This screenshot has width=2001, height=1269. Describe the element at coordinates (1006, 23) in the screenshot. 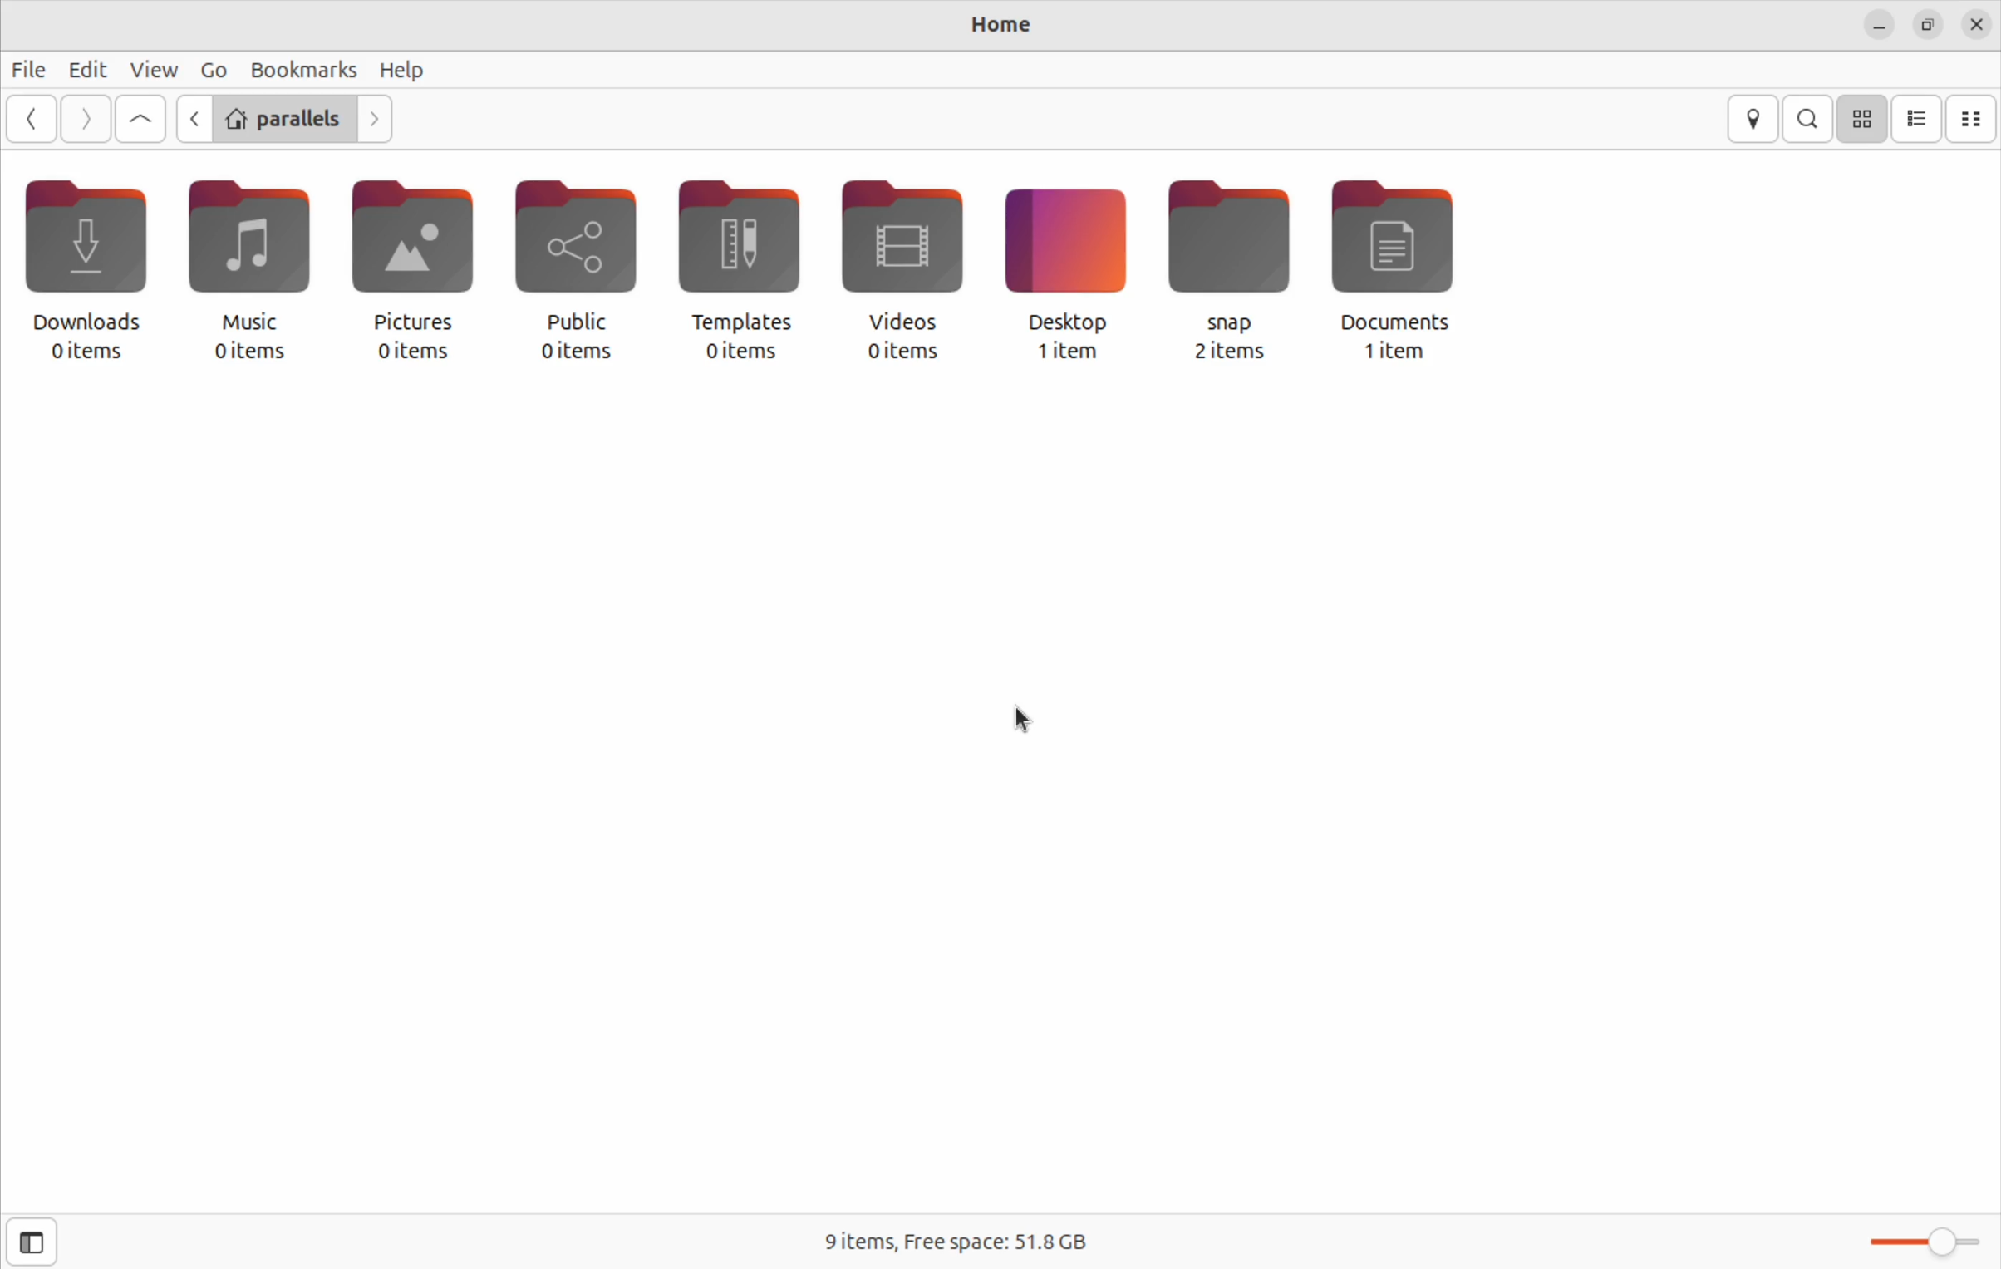

I see `home` at that location.